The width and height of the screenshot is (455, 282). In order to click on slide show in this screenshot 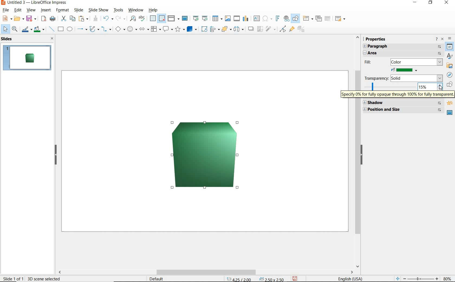, I will do `click(99, 10)`.